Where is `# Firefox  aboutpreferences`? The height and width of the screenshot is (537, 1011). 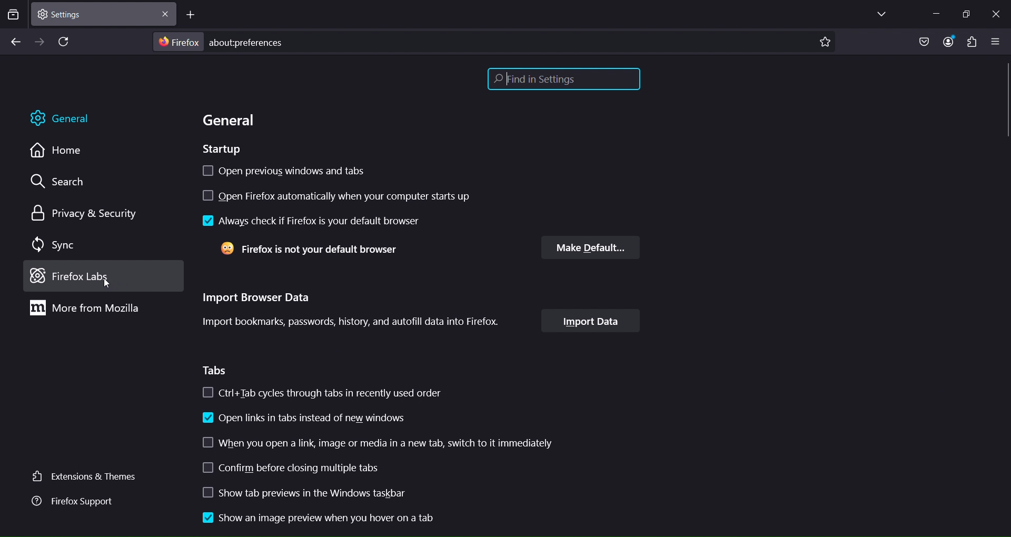 # Firefox  aboutpreferences is located at coordinates (224, 43).